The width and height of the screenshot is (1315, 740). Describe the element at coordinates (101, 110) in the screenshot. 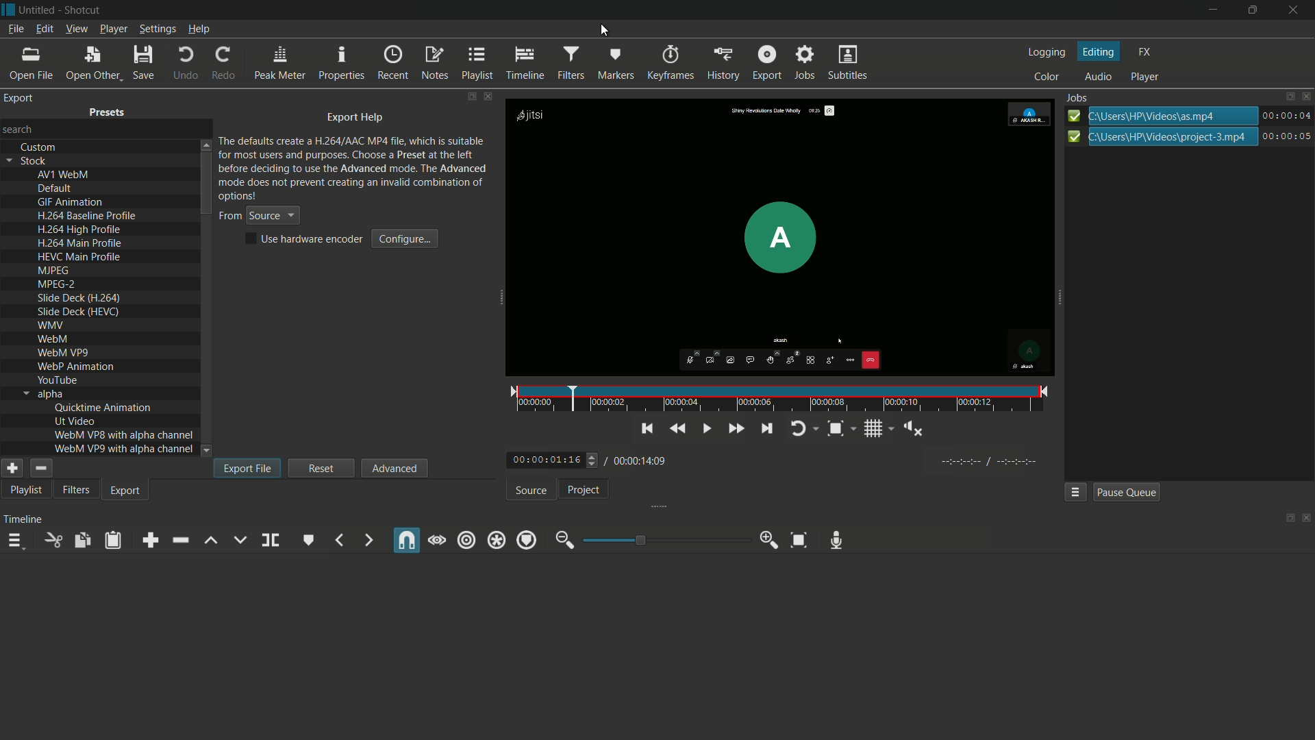

I see `Presets` at that location.